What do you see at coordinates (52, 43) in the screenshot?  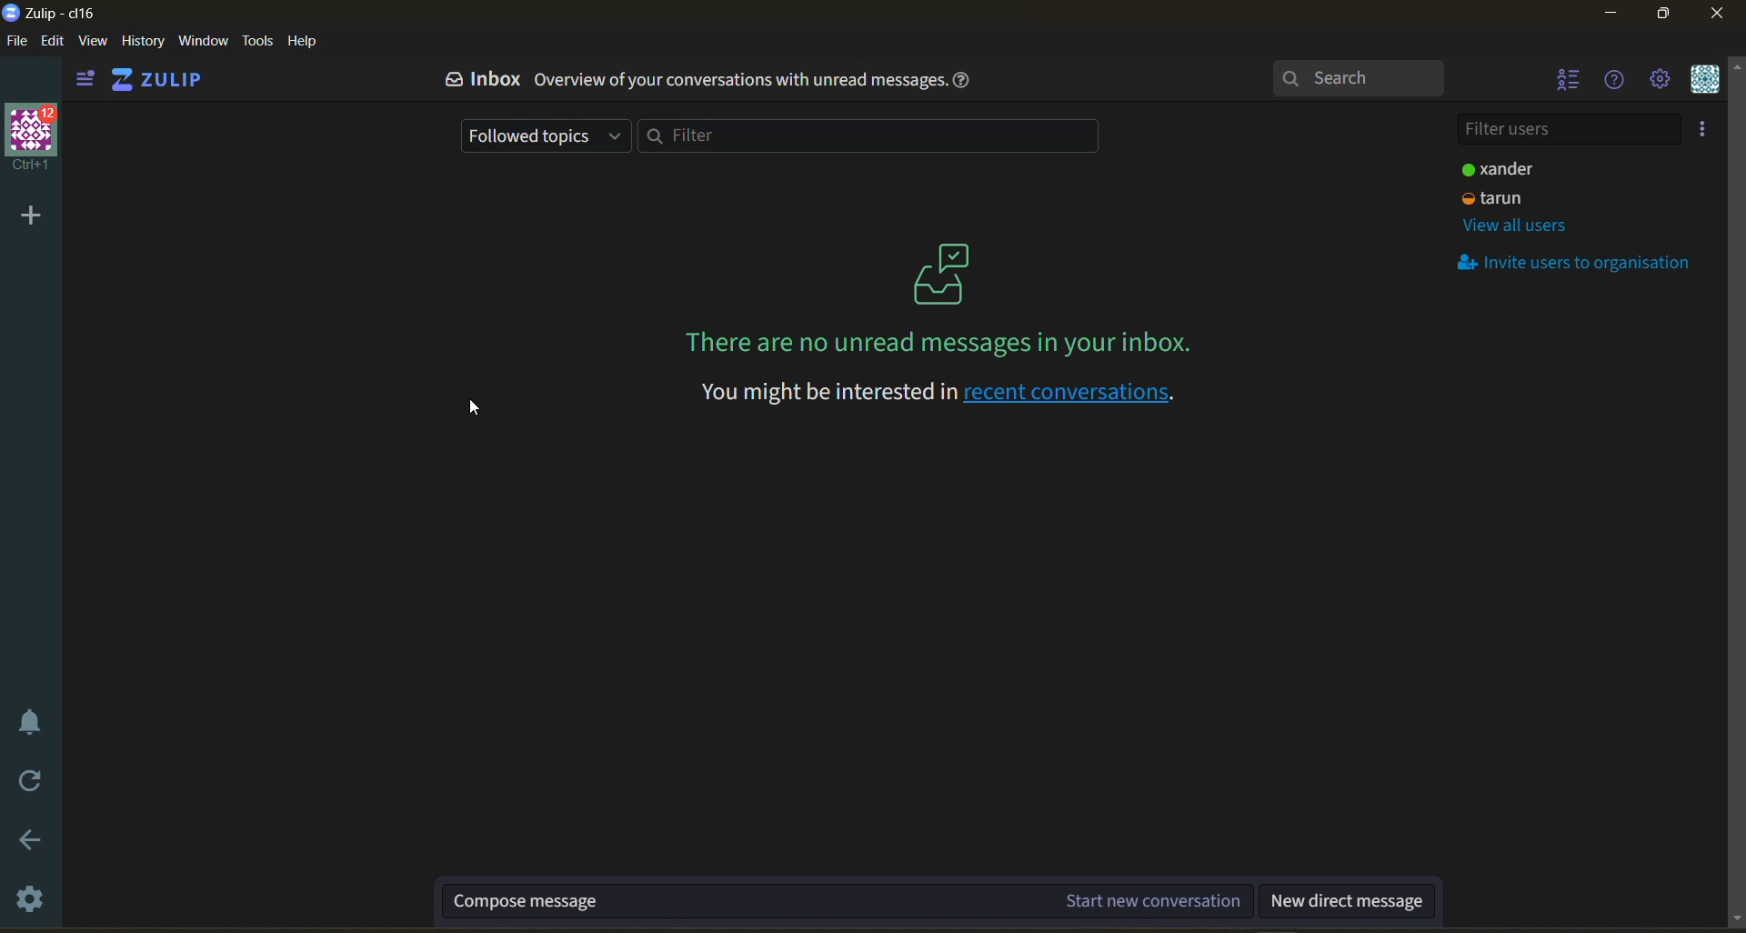 I see `edit` at bounding box center [52, 43].